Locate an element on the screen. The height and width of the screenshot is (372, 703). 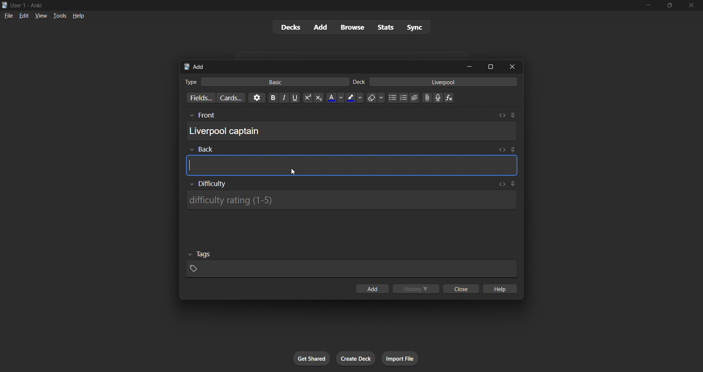
Record audio is located at coordinates (438, 98).